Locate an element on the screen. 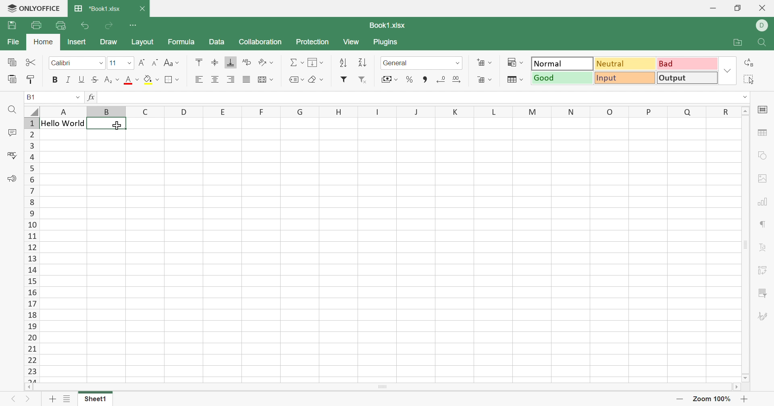 Image resolution: width=774 pixels, height=406 pixels. Replace is located at coordinates (749, 63).